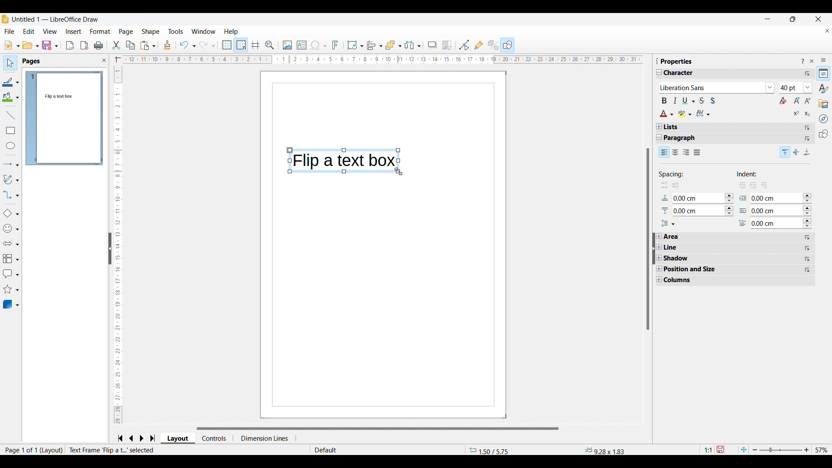 The height and width of the screenshot is (468, 832). Describe the element at coordinates (187, 45) in the screenshot. I see `Undo` at that location.